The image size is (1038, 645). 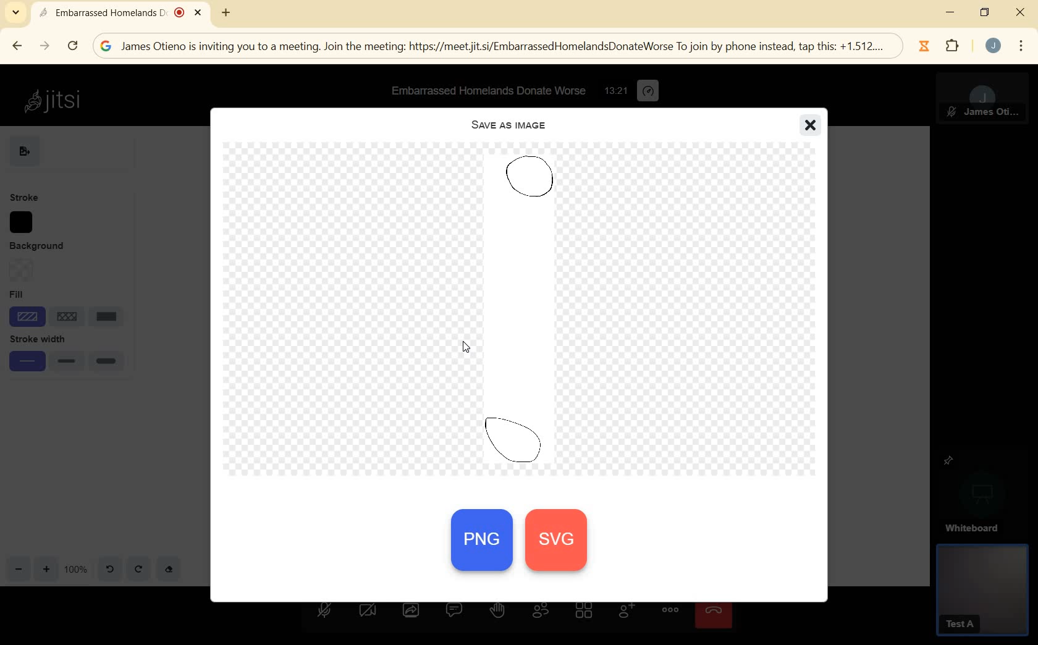 What do you see at coordinates (77, 571) in the screenshot?
I see `zoom factor` at bounding box center [77, 571].